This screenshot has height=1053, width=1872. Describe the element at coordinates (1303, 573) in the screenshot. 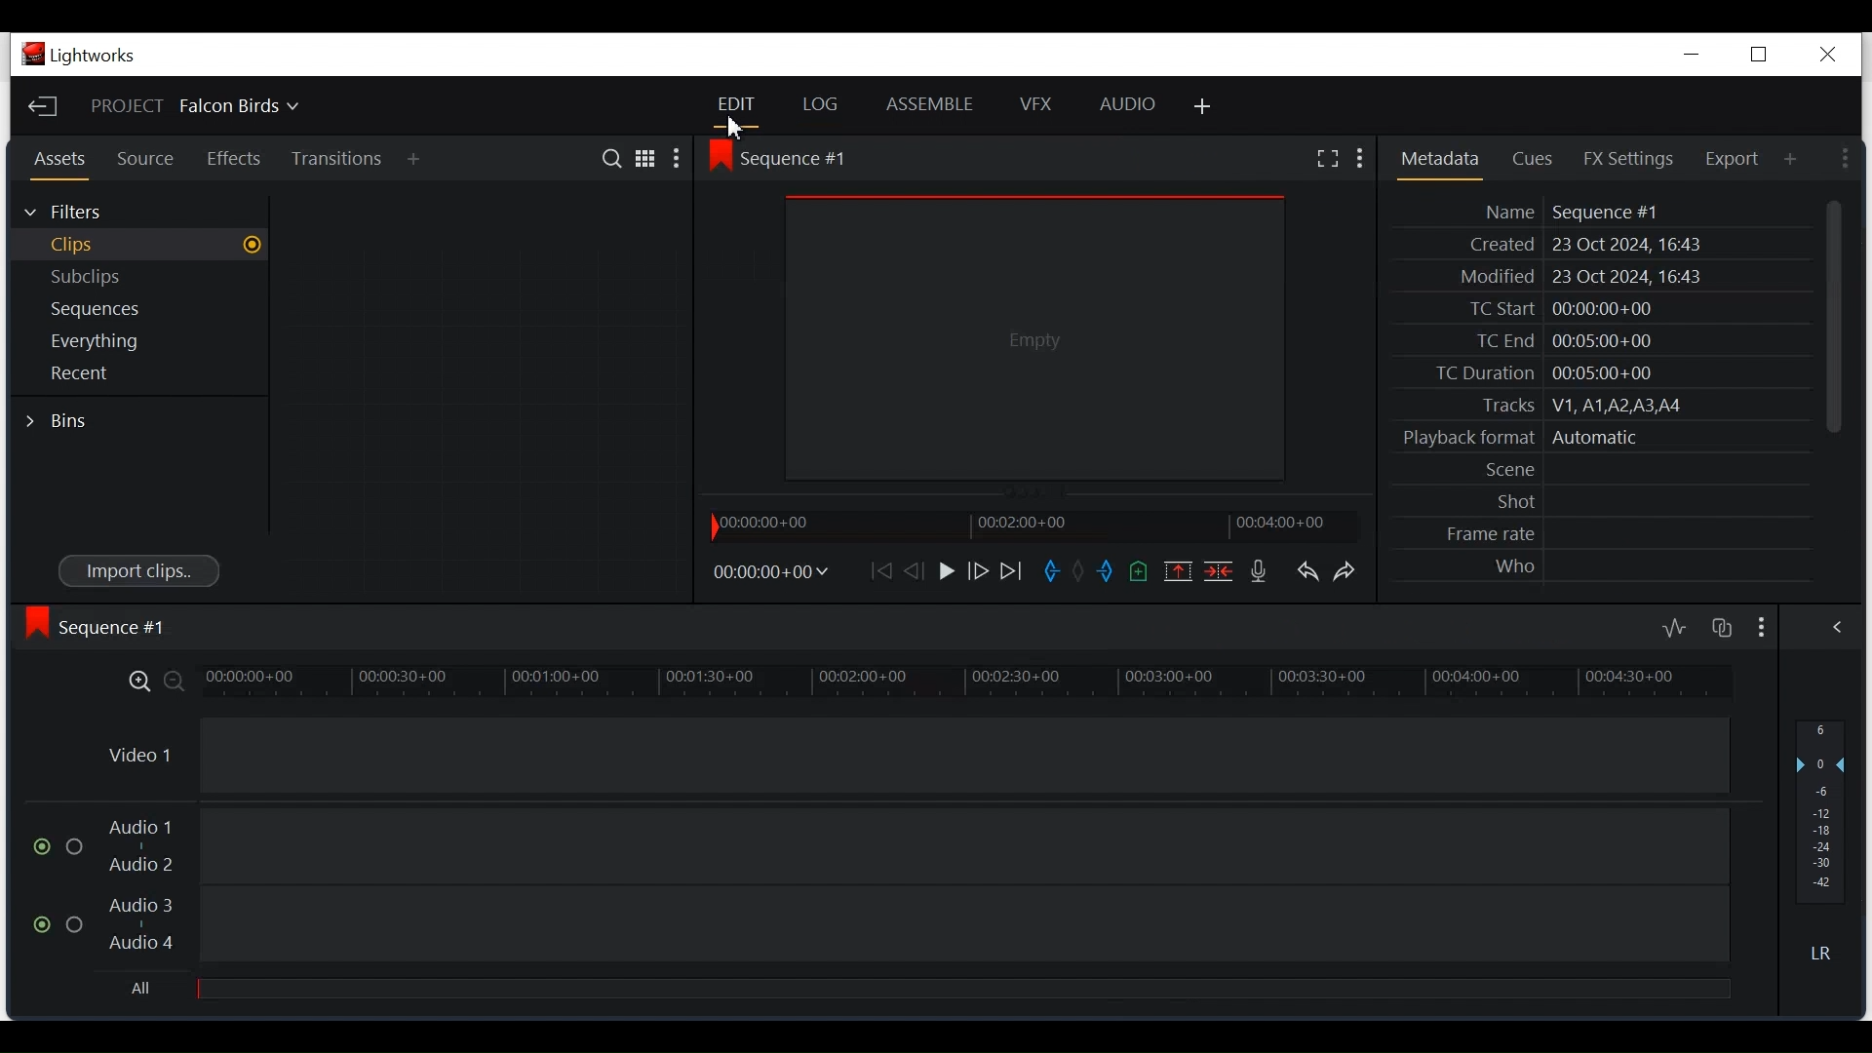

I see `Redo` at that location.